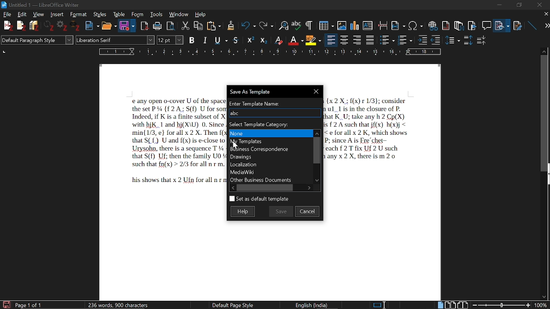 The width and height of the screenshot is (550, 309). I want to click on Liberation Serif, so click(98, 41).